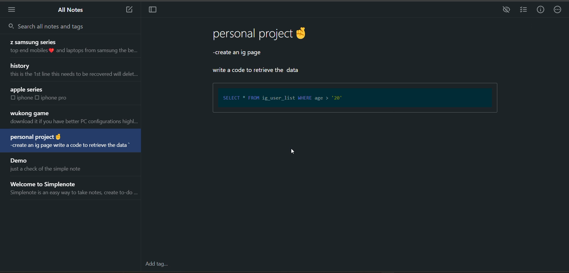 The width and height of the screenshot is (569, 273). I want to click on add tag, so click(156, 265).